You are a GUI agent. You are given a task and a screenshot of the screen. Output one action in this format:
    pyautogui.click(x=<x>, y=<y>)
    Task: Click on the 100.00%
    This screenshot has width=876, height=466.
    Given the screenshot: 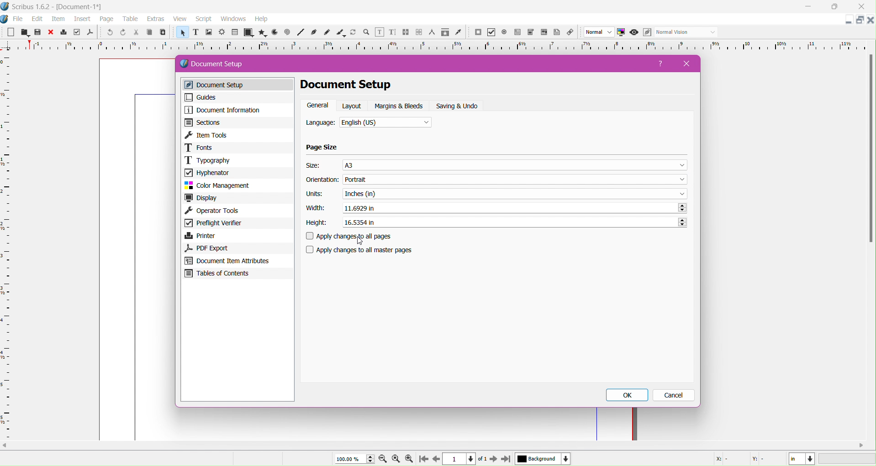 What is the action you would take?
    pyautogui.click(x=353, y=459)
    